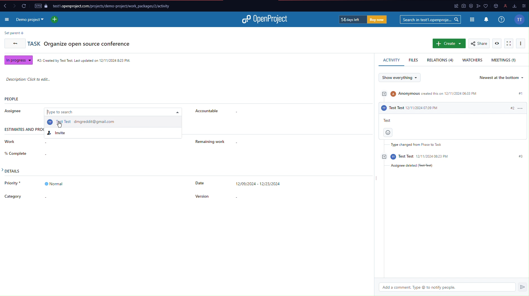 The height and width of the screenshot is (296, 529). I want to click on app icons, so click(486, 6).